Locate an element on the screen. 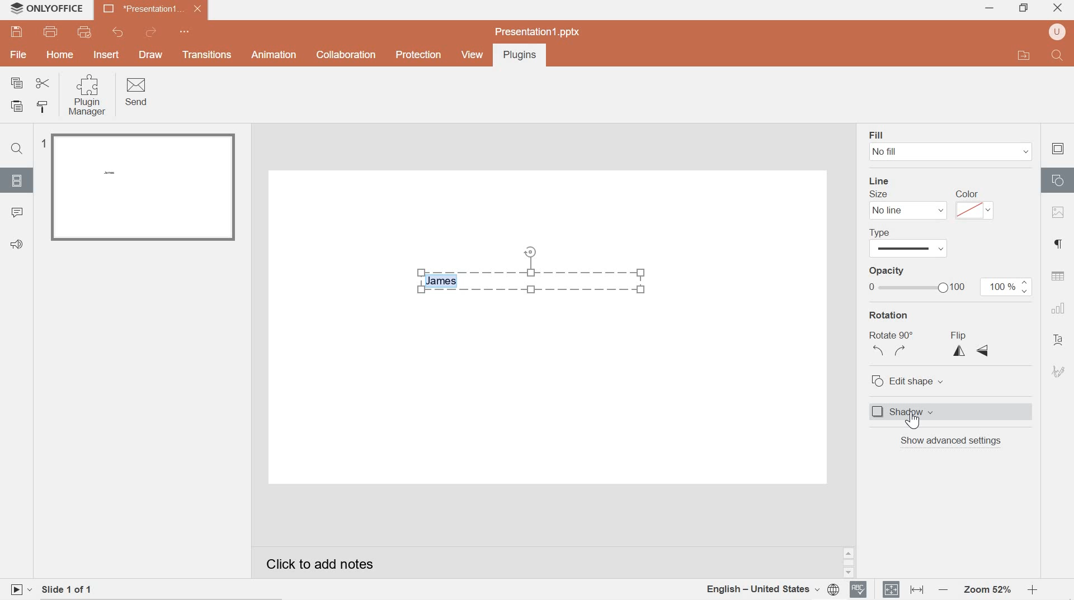 This screenshot has width=1074, height=600. quick print is located at coordinates (88, 32).